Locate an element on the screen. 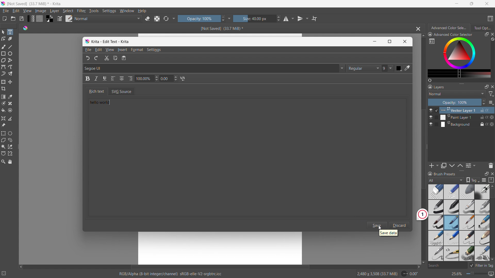 The image size is (495, 278). duplicate layer is located at coordinates (444, 166).